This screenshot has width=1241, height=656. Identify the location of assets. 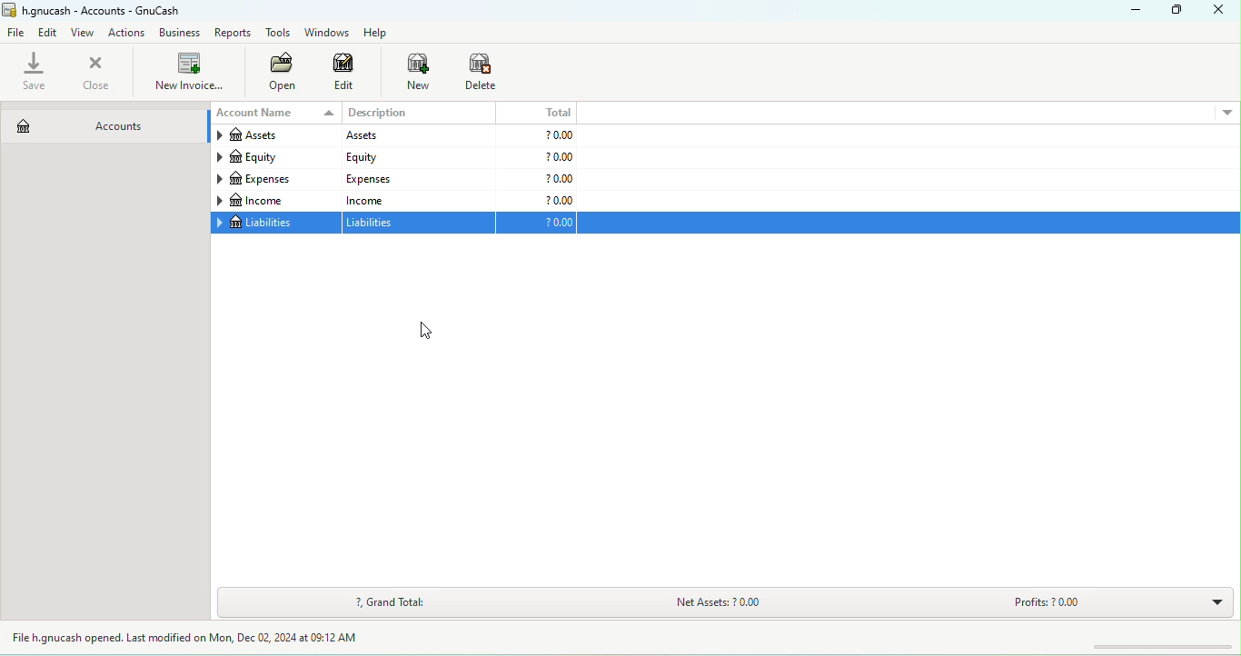
(273, 137).